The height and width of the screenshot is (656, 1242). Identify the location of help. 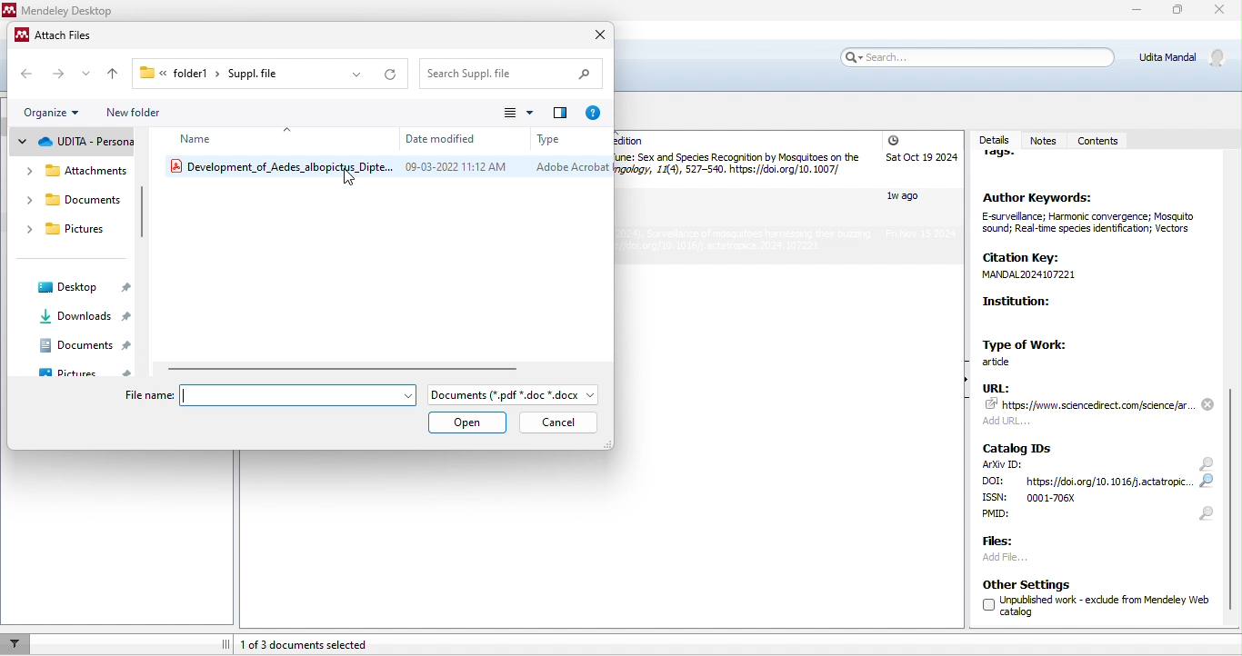
(590, 112).